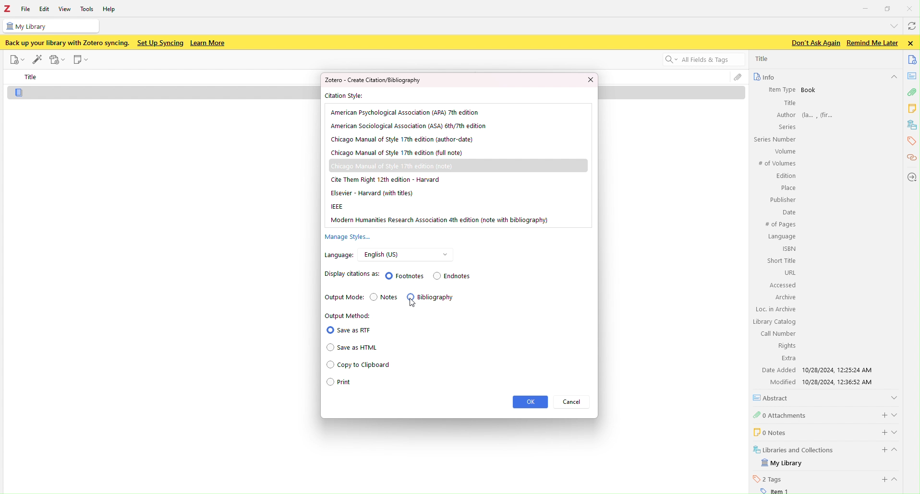 The width and height of the screenshot is (920, 494). Describe the element at coordinates (531, 402) in the screenshot. I see `ok` at that location.